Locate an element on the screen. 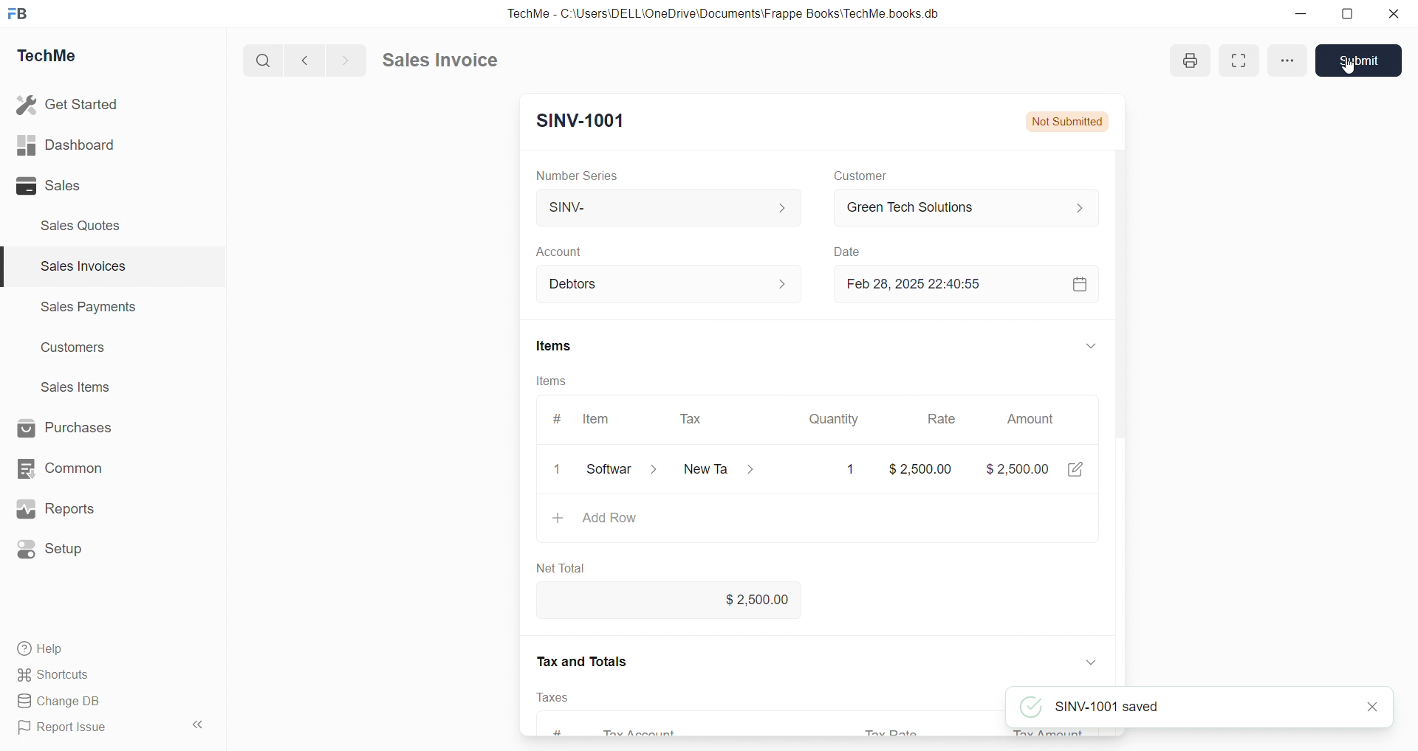  Dashboard is located at coordinates (66, 145).